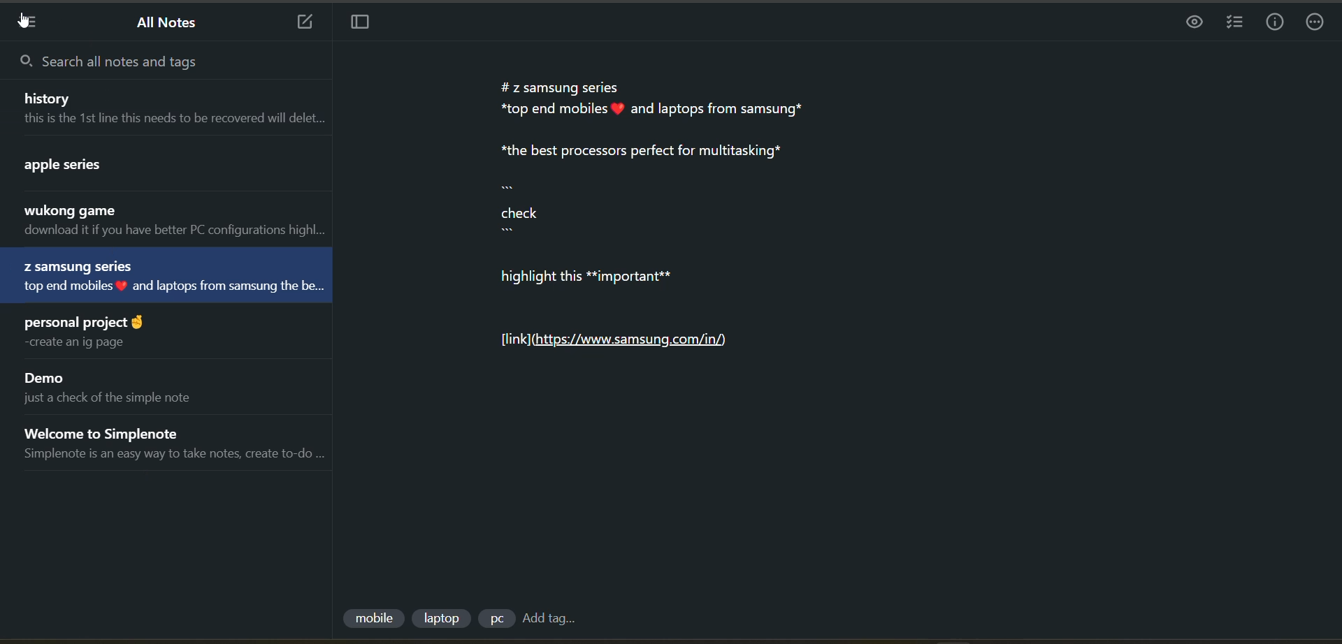 The image size is (1342, 644). Describe the element at coordinates (147, 64) in the screenshot. I see `search all notes and tags` at that location.